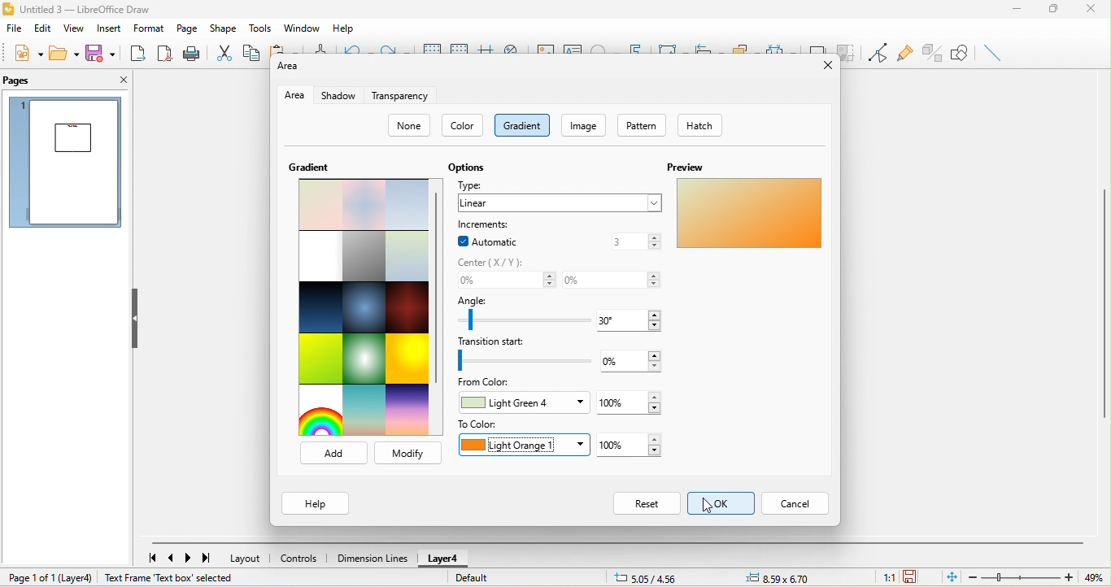  Describe the element at coordinates (722, 504) in the screenshot. I see `select ok` at that location.